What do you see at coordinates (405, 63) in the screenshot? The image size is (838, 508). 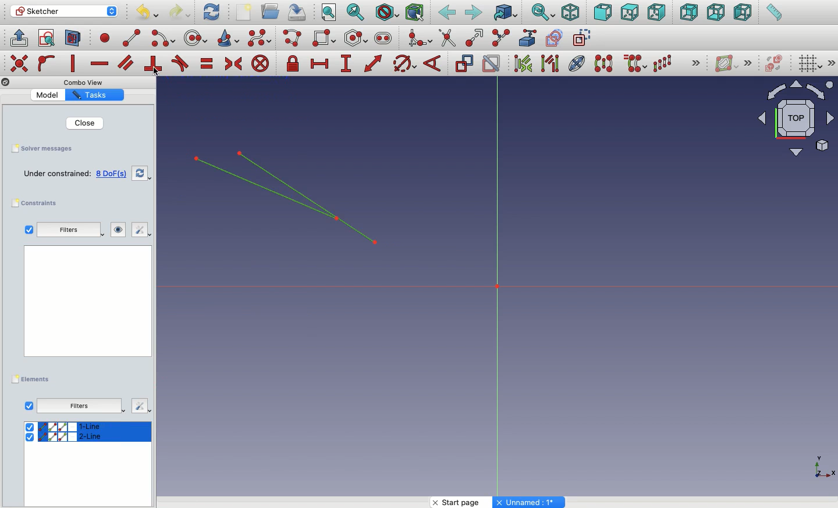 I see `Constrain Circle` at bounding box center [405, 63].